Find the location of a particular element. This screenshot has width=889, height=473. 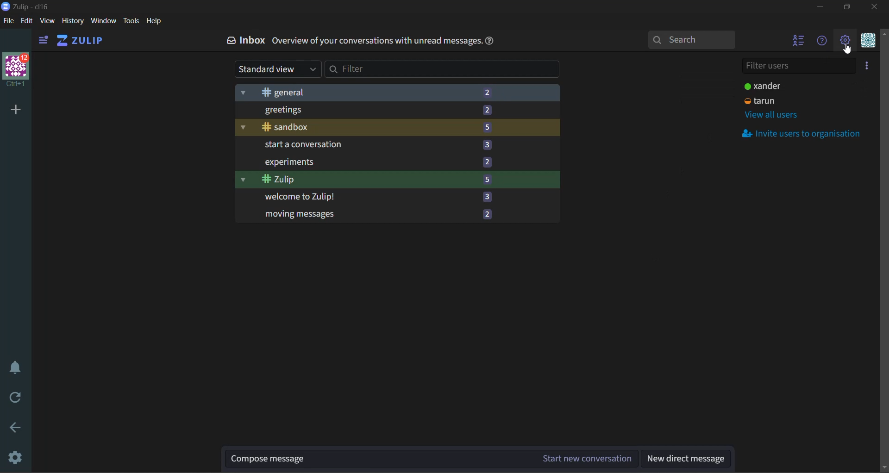

go back is located at coordinates (18, 428).